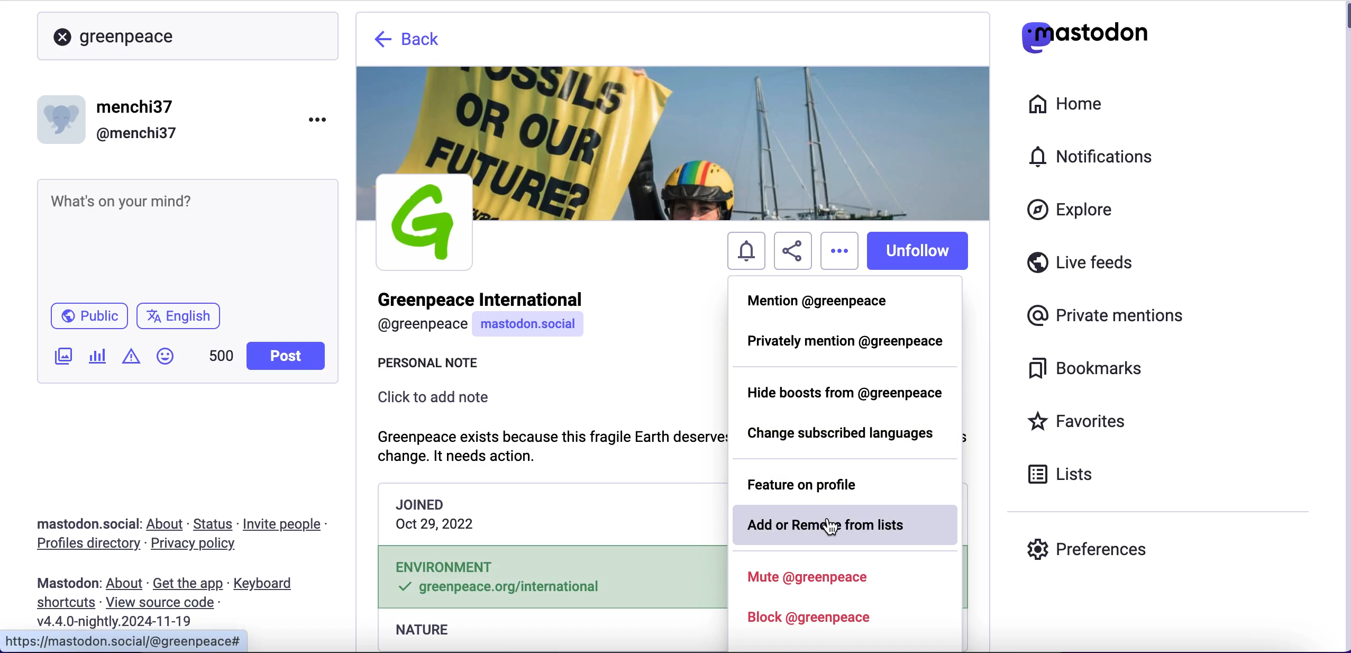  What do you see at coordinates (409, 42) in the screenshot?
I see `back` at bounding box center [409, 42].